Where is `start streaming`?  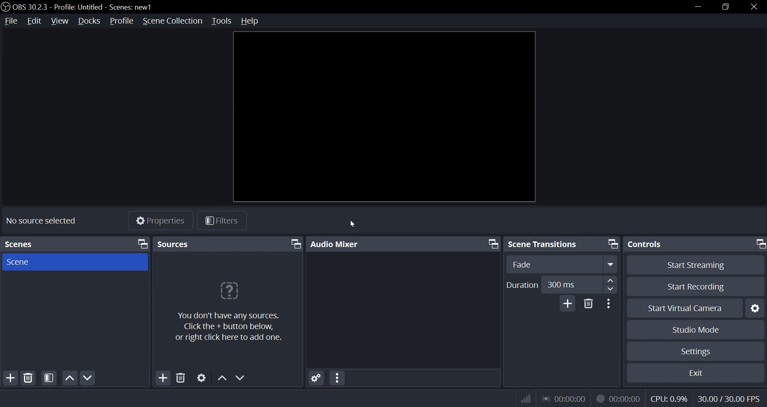 start streaming is located at coordinates (695, 265).